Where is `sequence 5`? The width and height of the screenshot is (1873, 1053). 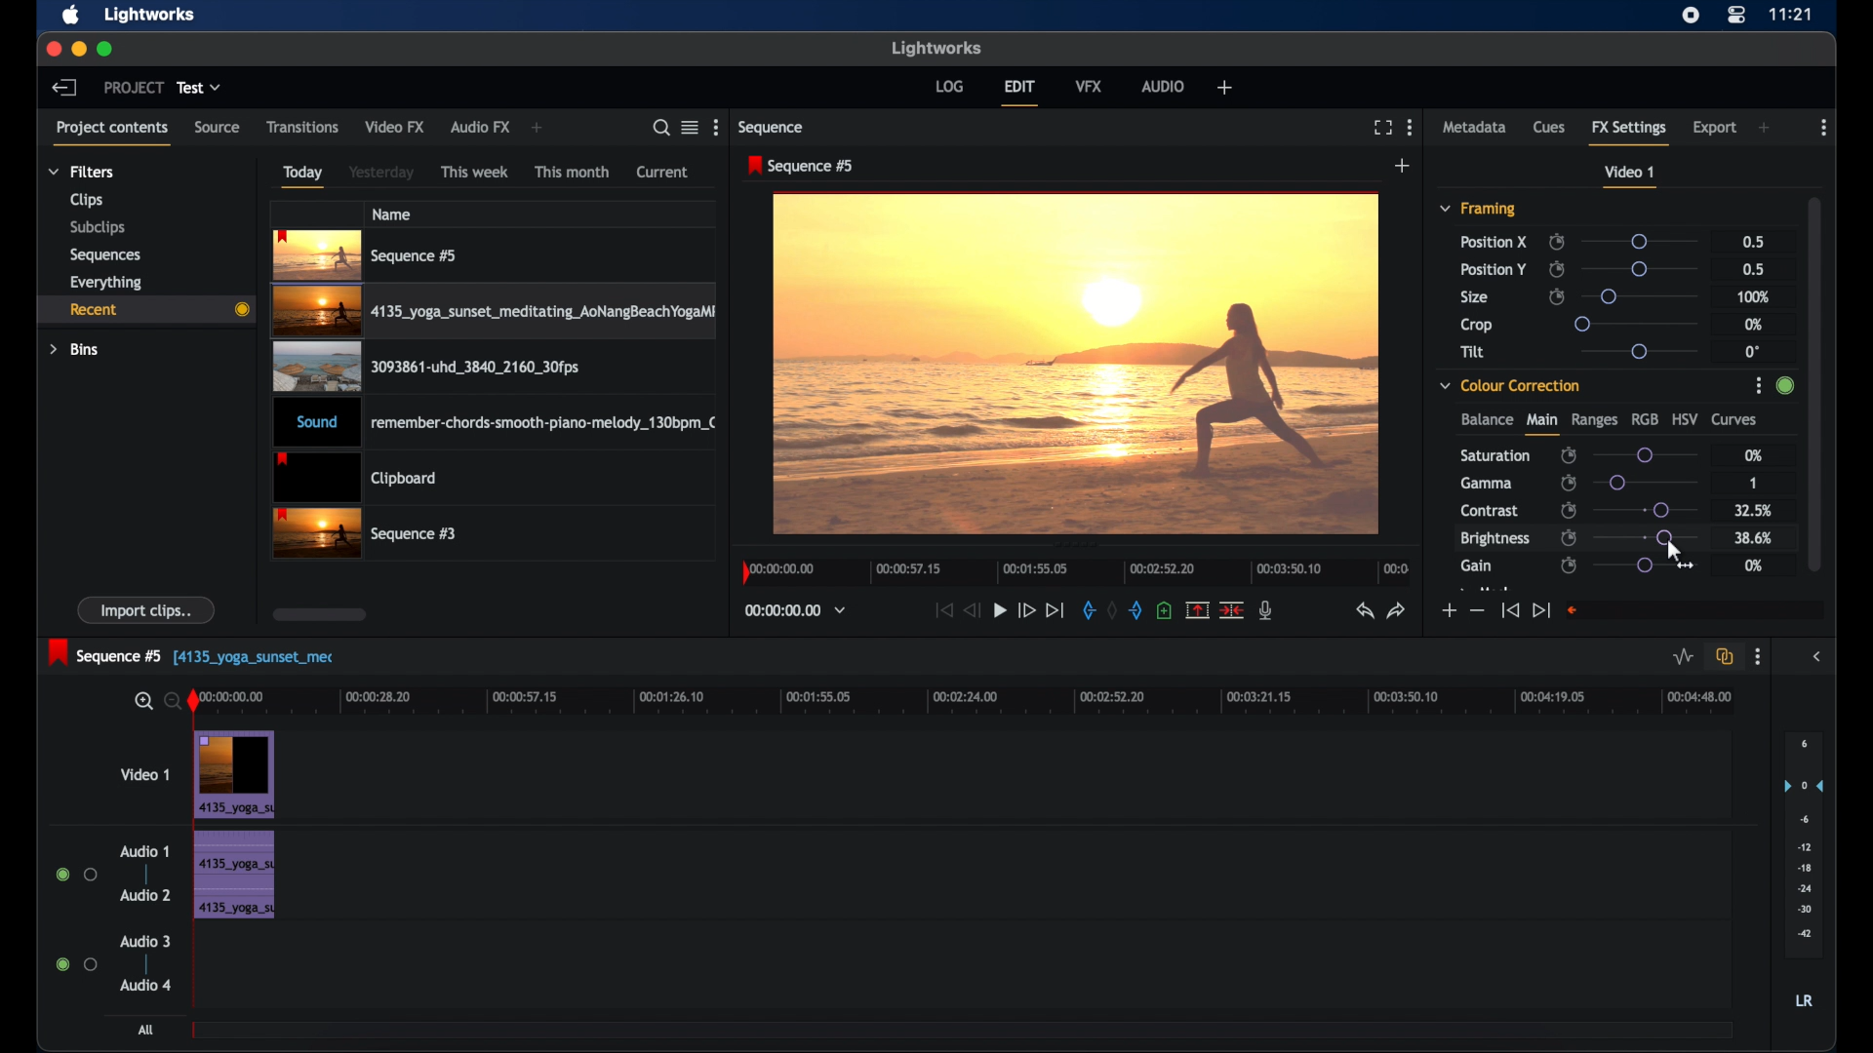
sequence 5 is located at coordinates (191, 654).